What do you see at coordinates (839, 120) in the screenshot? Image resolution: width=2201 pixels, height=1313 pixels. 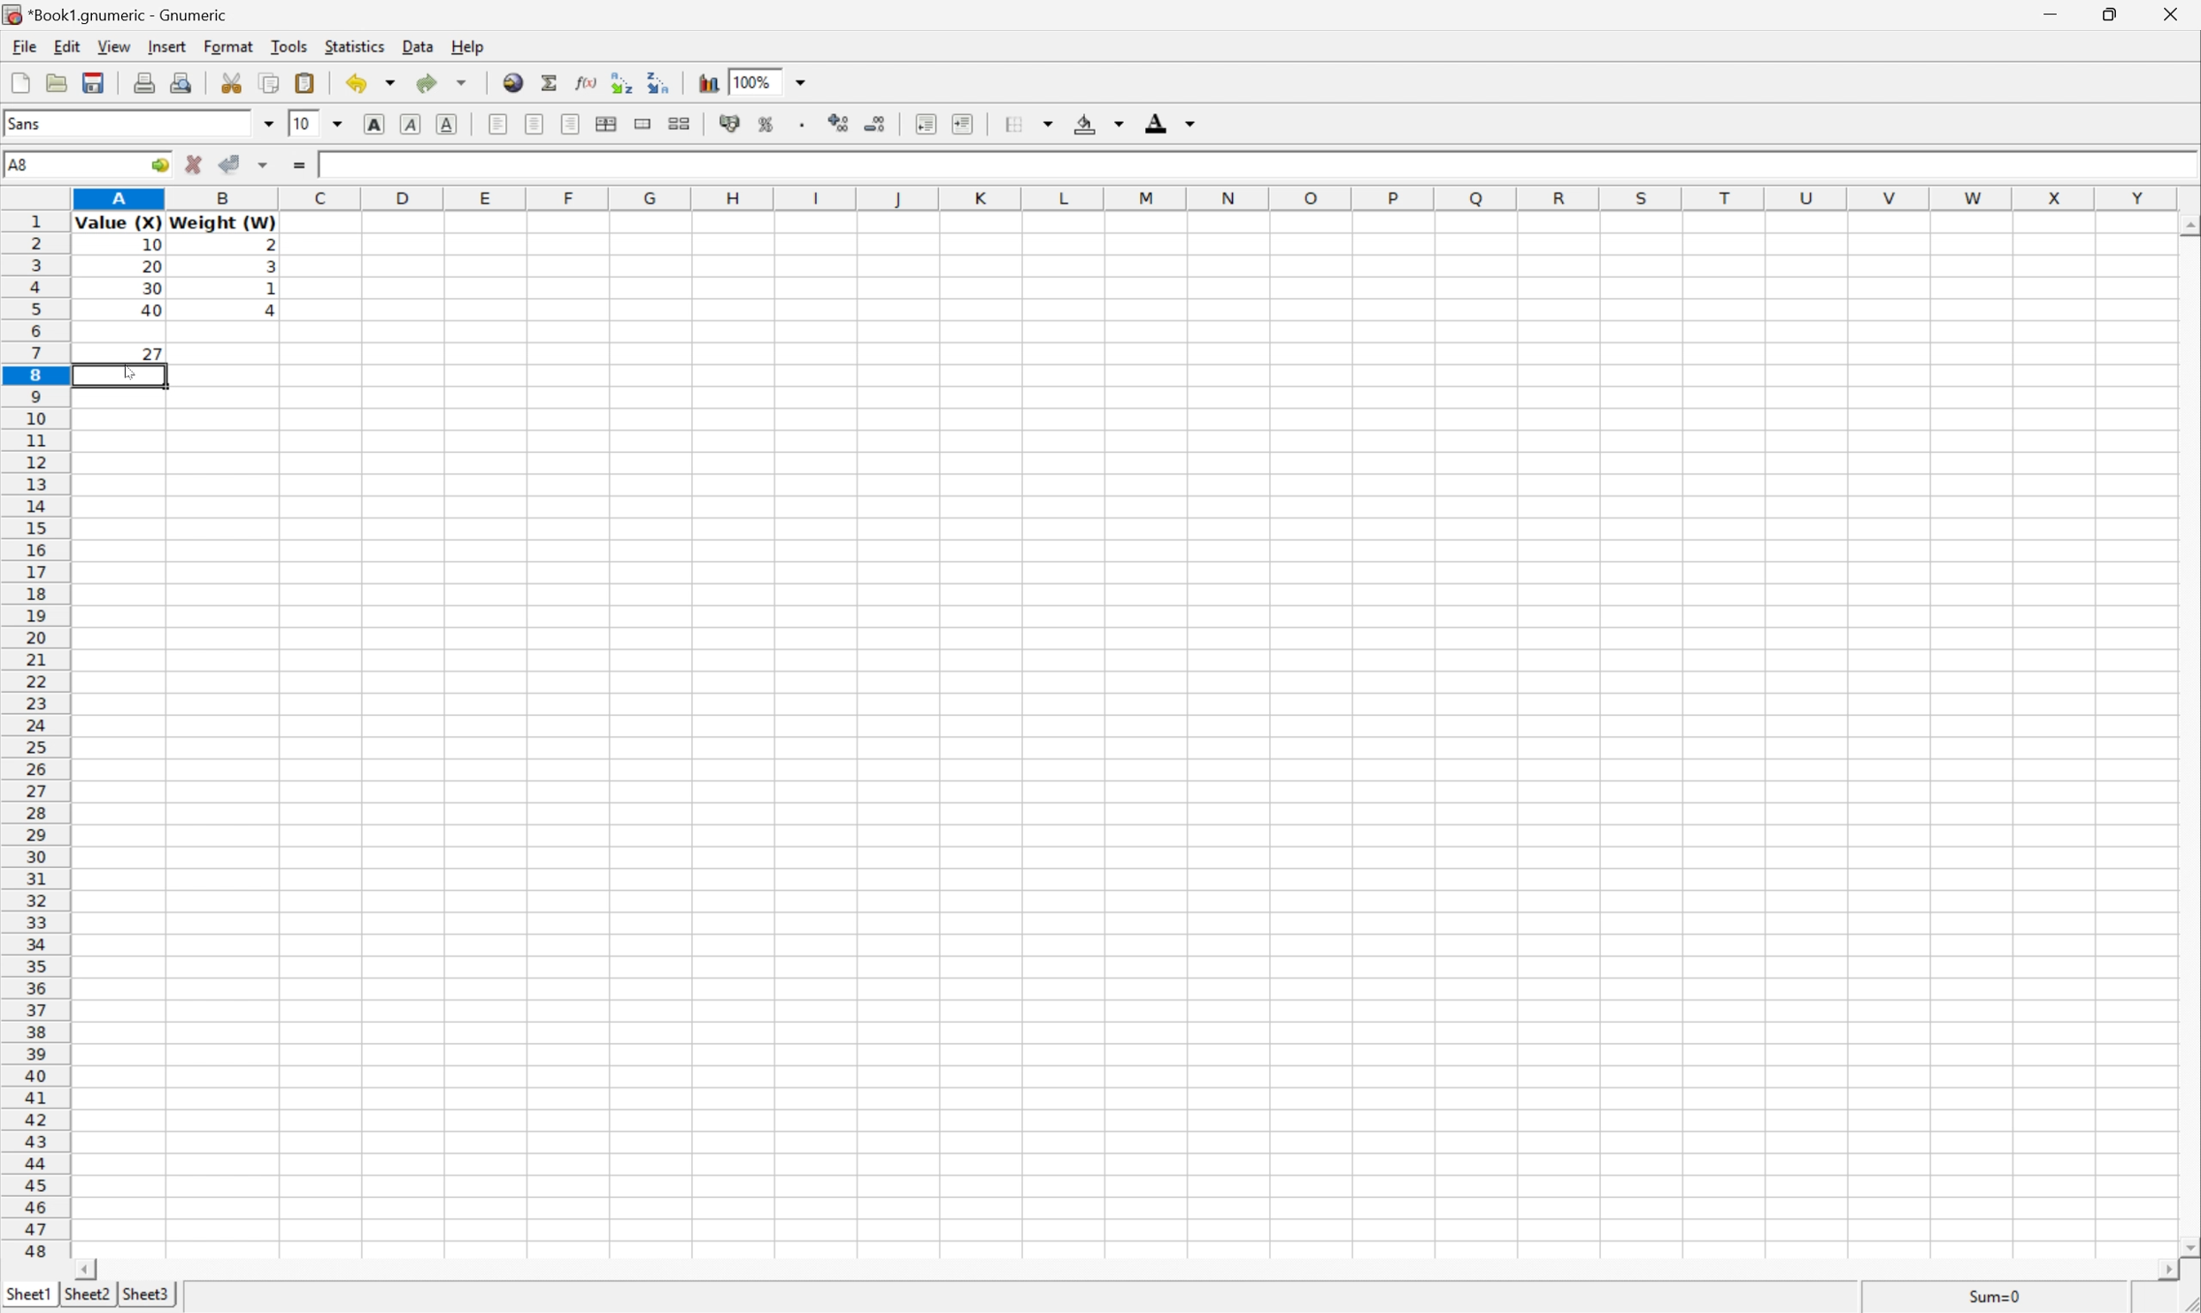 I see `Increase the number of decimals displayed` at bounding box center [839, 120].